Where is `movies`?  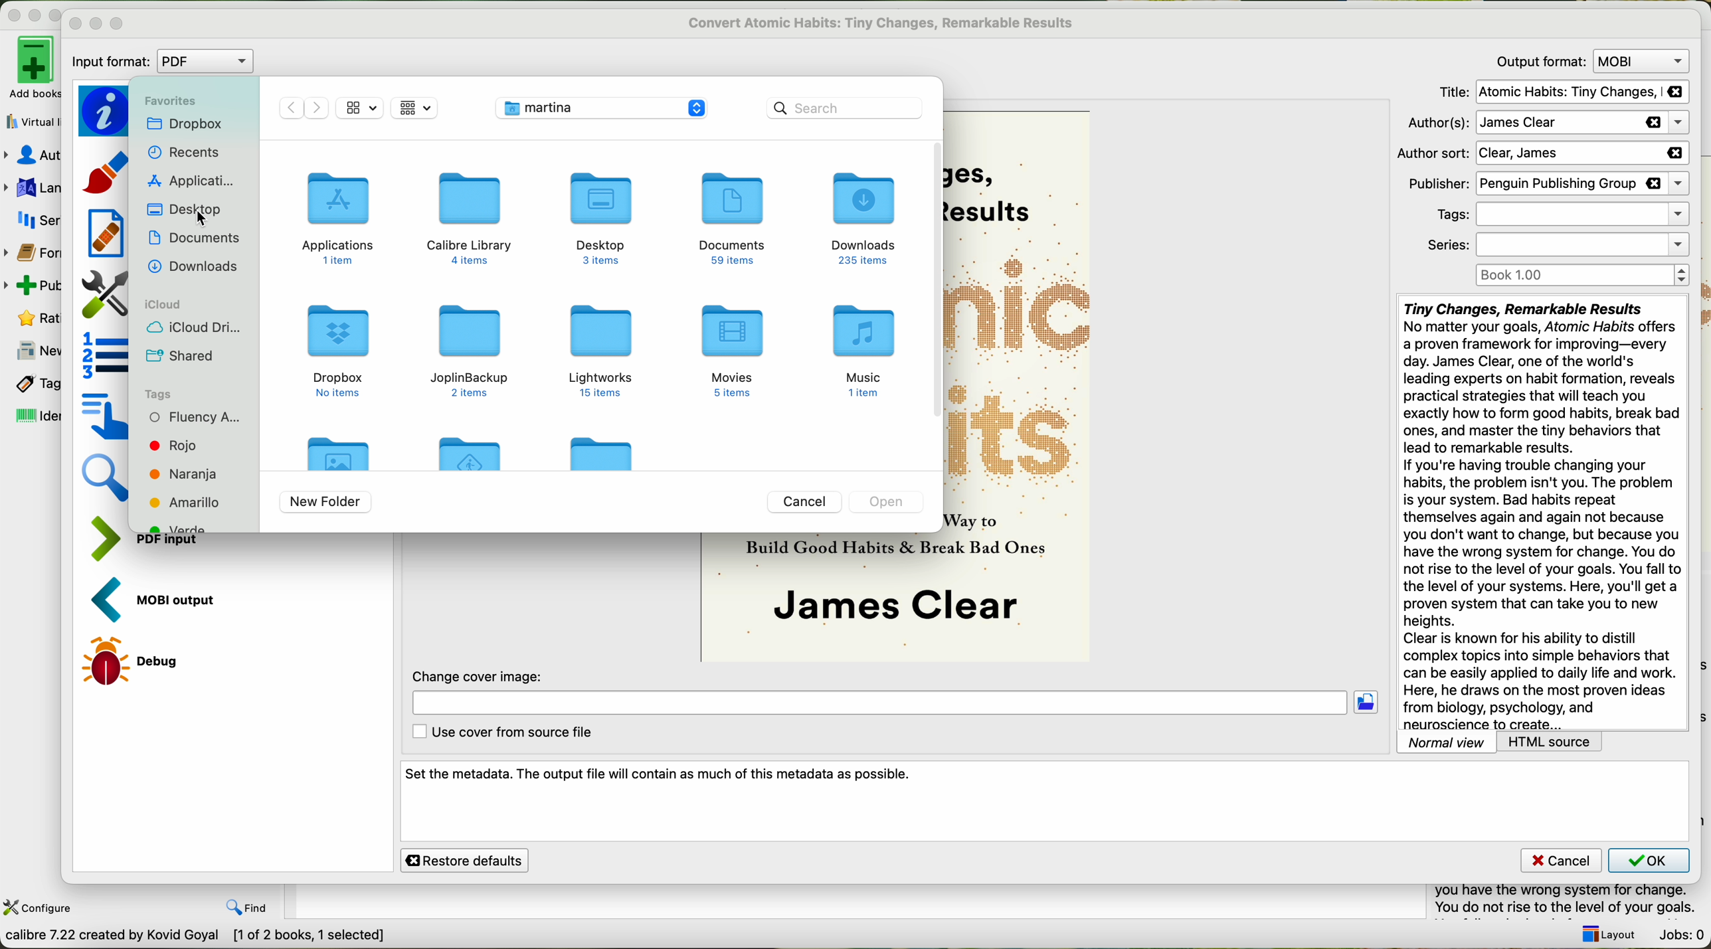 movies is located at coordinates (732, 354).